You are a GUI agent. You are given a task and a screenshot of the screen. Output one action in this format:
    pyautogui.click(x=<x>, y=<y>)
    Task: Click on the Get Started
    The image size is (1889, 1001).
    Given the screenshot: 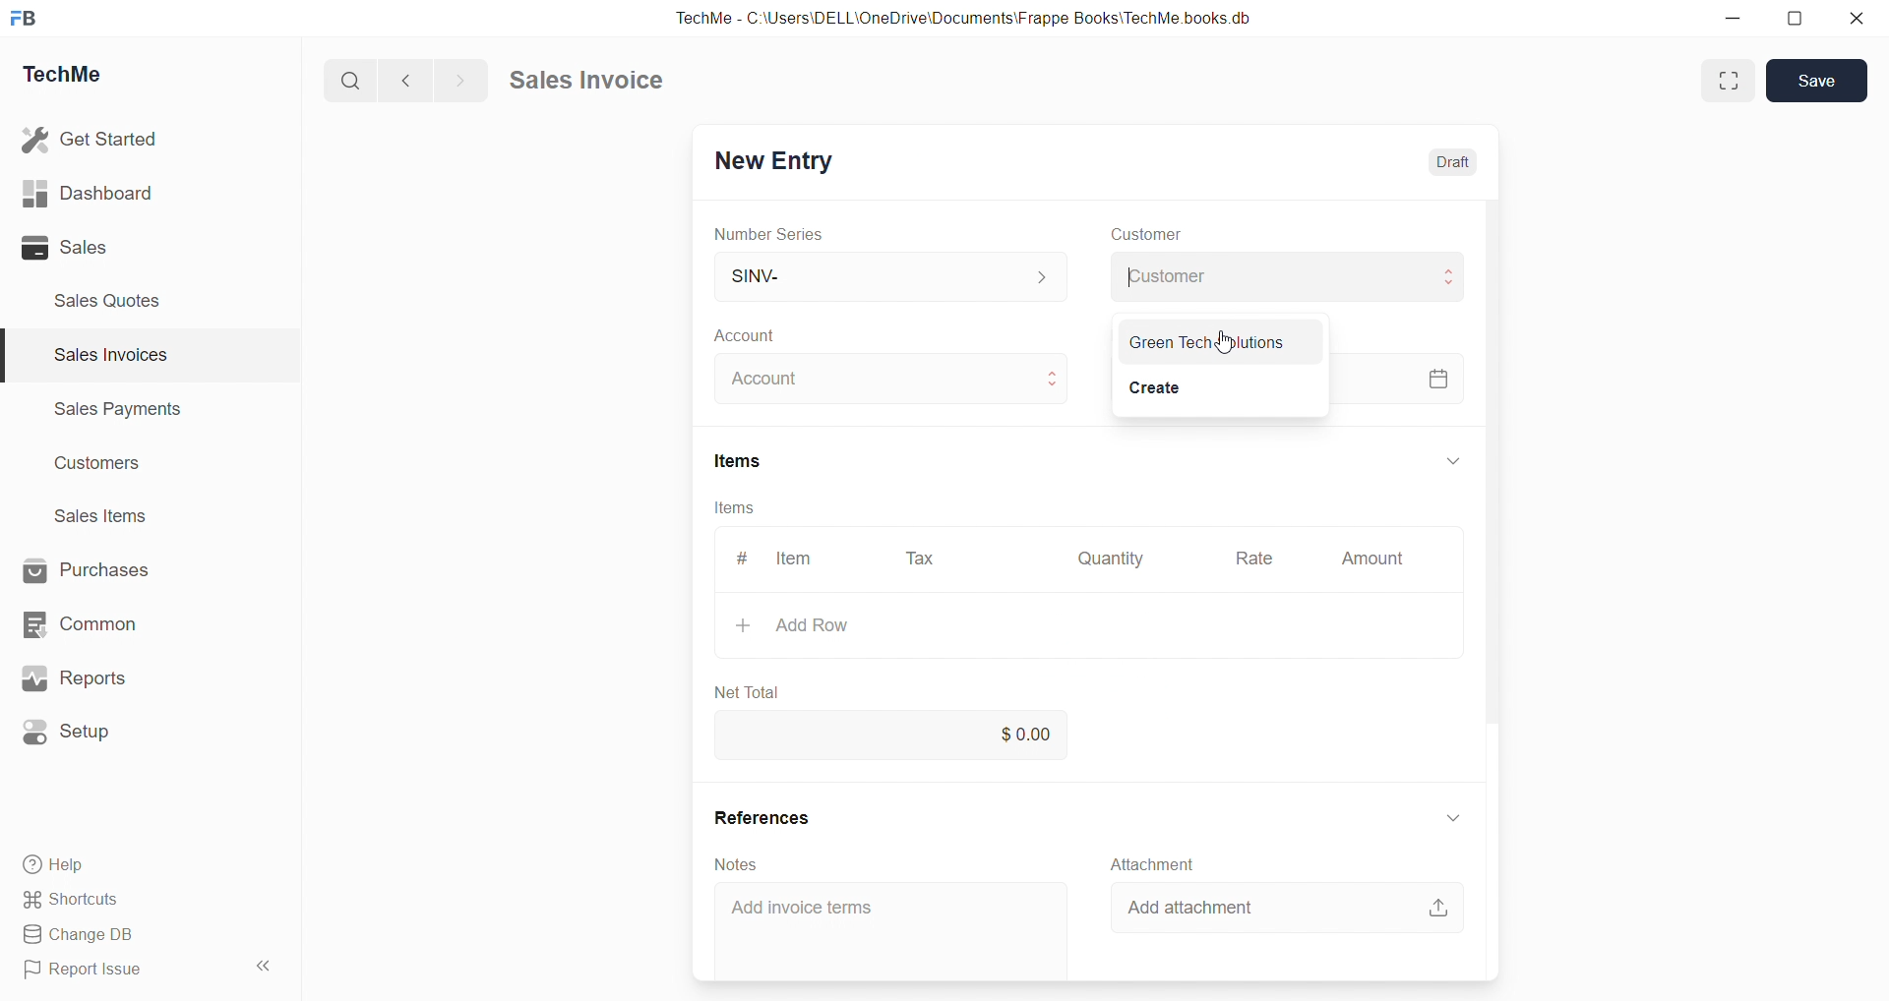 What is the action you would take?
    pyautogui.click(x=91, y=139)
    